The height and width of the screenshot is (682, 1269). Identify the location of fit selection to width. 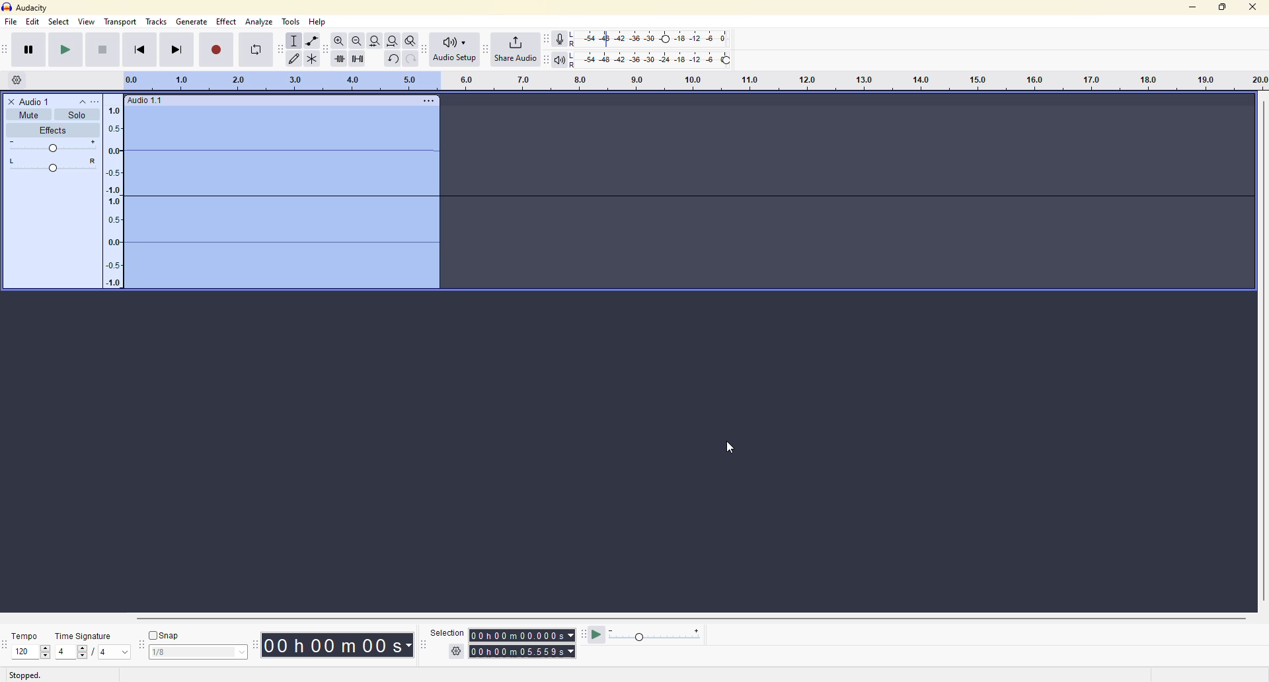
(375, 40).